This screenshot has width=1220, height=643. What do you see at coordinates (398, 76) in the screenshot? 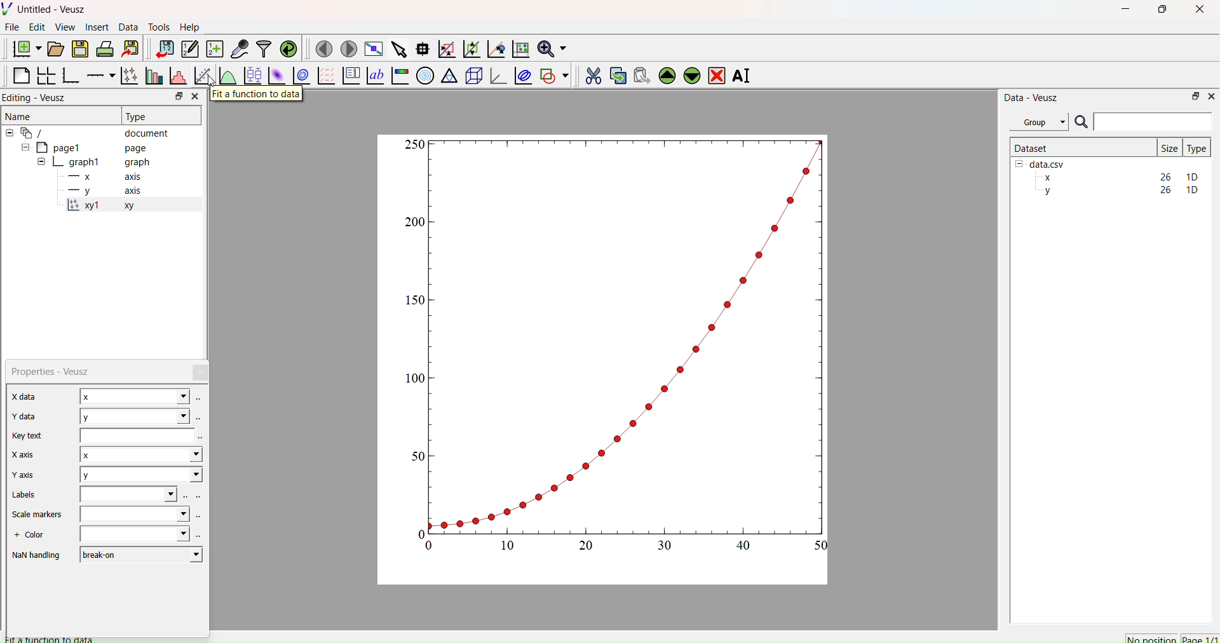
I see `Image color bar` at bounding box center [398, 76].